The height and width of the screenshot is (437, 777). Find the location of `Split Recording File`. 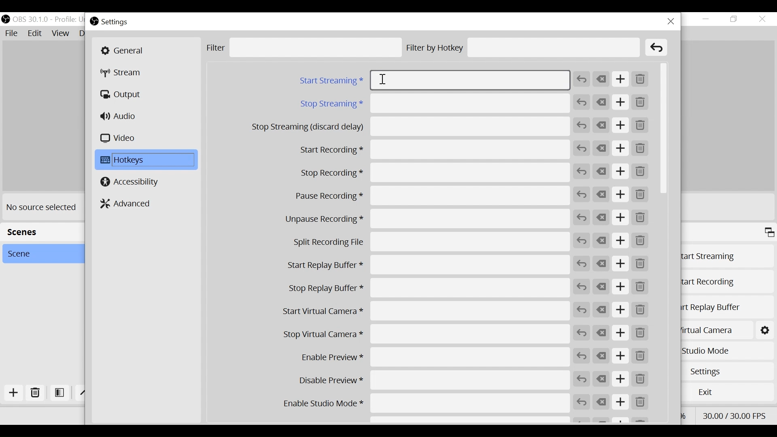

Split Recording File is located at coordinates (426, 242).